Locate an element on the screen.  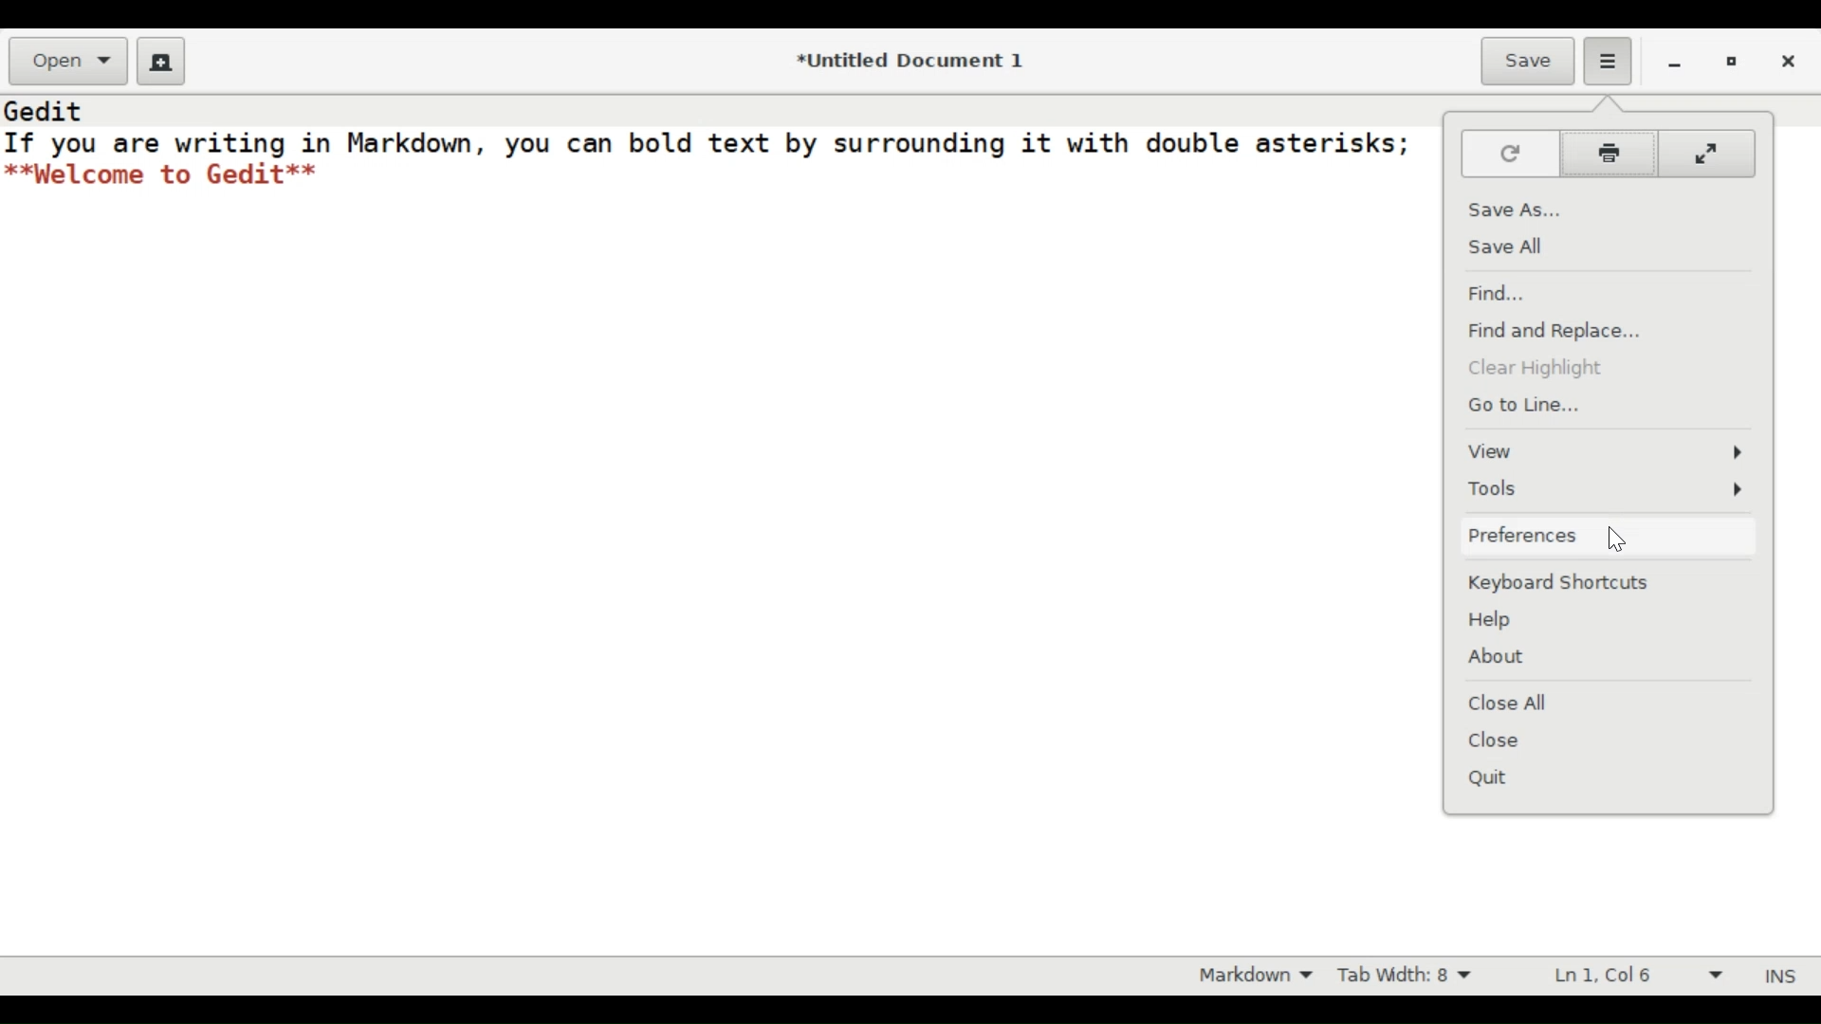
Reload is located at coordinates (1511, 153).